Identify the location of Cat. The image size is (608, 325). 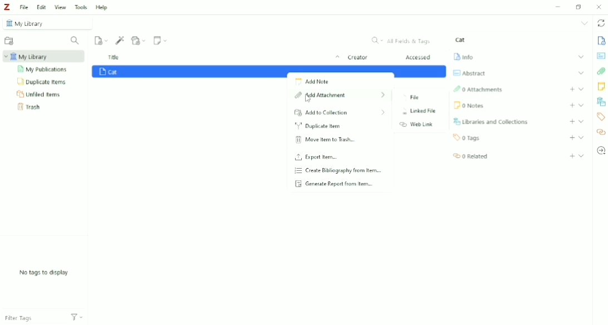
(109, 72).